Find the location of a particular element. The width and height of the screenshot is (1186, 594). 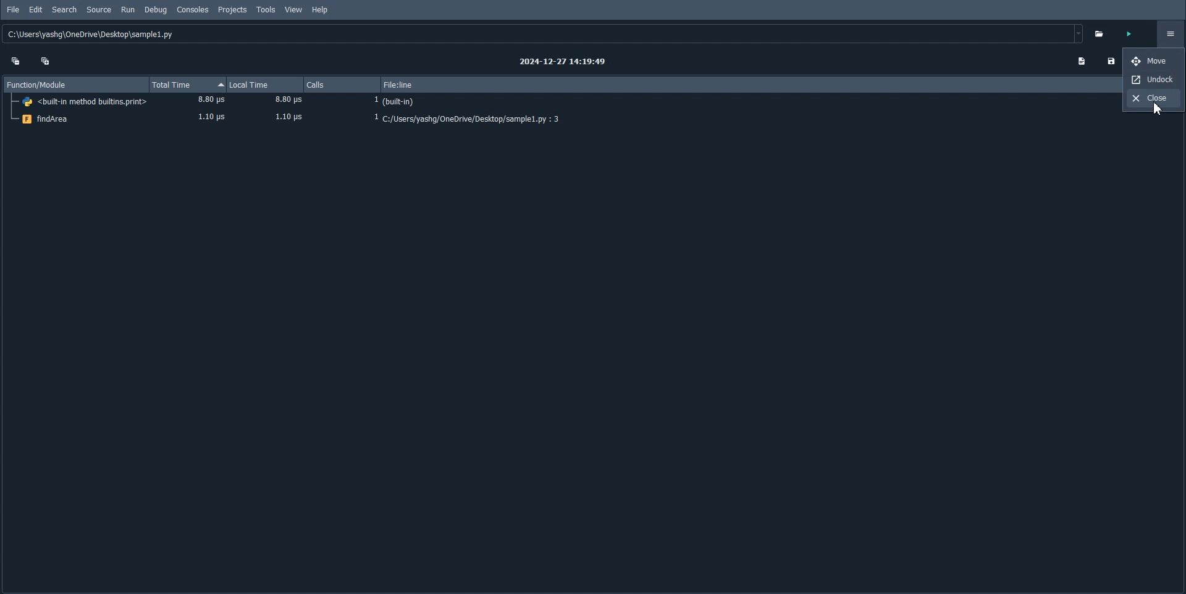

File path address is located at coordinates (545, 34).